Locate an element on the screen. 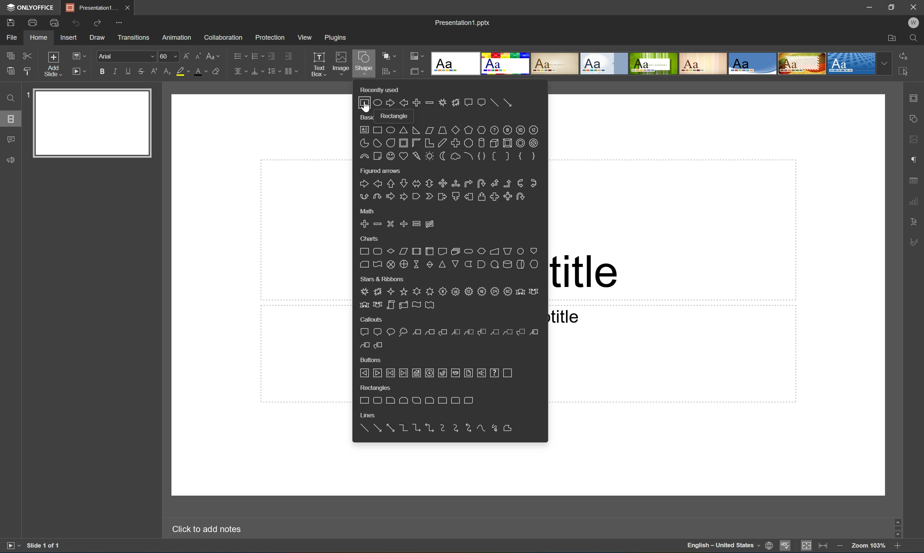  Arrange shape is located at coordinates (389, 57).